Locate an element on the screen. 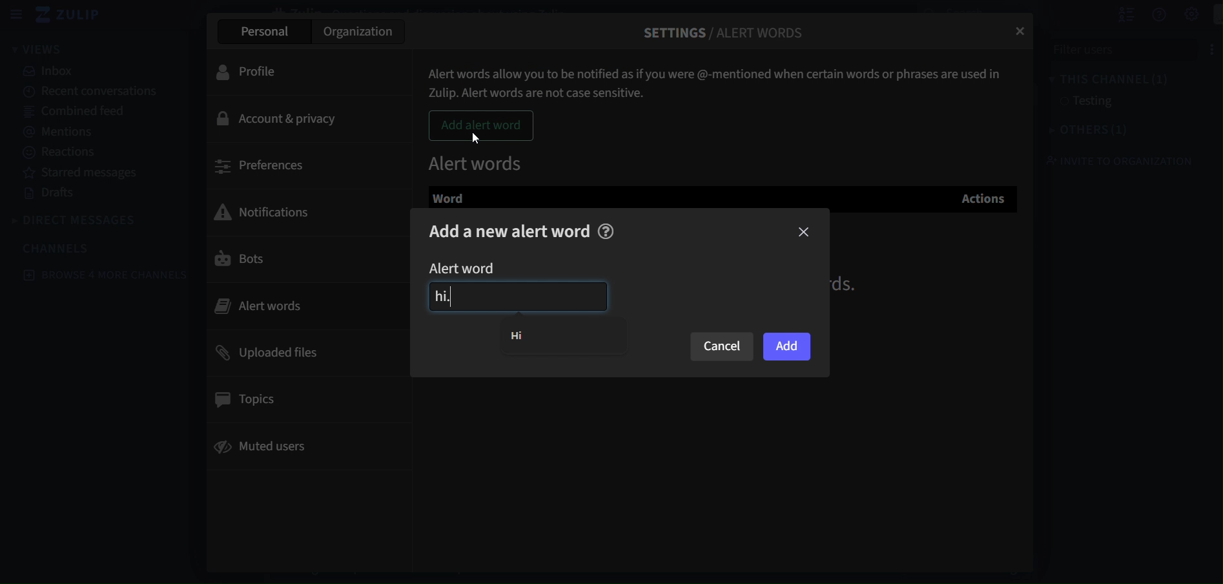 Image resolution: width=1223 pixels, height=584 pixels. hide sidebar is located at coordinates (17, 16).